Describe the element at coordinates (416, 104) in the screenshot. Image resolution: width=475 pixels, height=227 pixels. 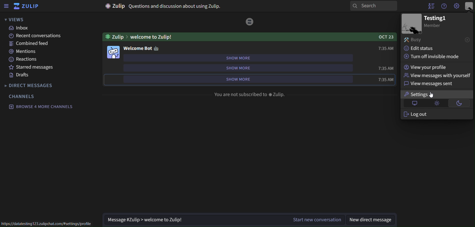
I see `default theme` at that location.